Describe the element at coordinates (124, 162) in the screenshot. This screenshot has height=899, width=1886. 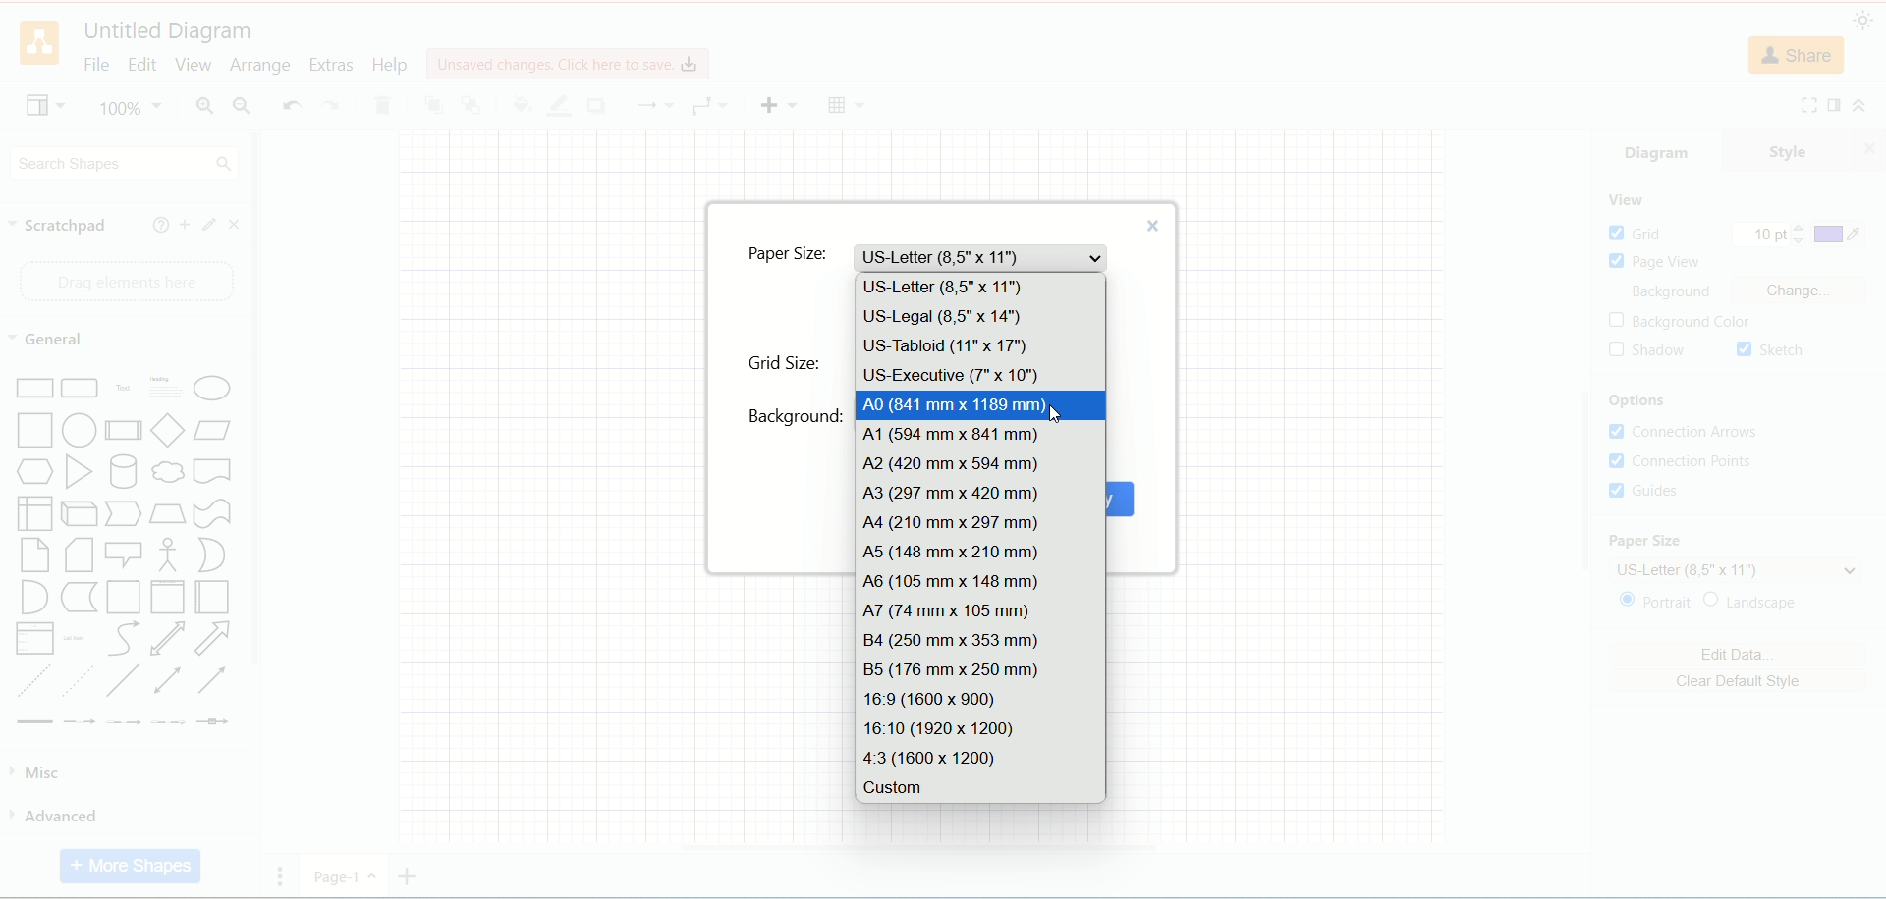
I see `search shapes` at that location.